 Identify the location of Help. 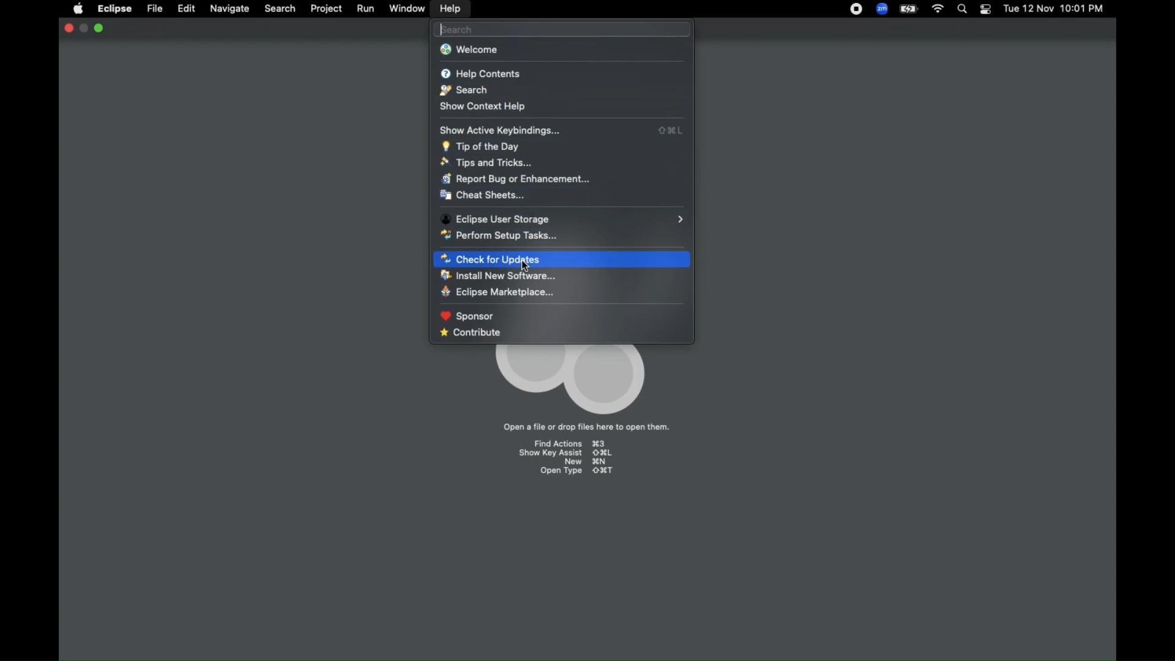
(450, 9).